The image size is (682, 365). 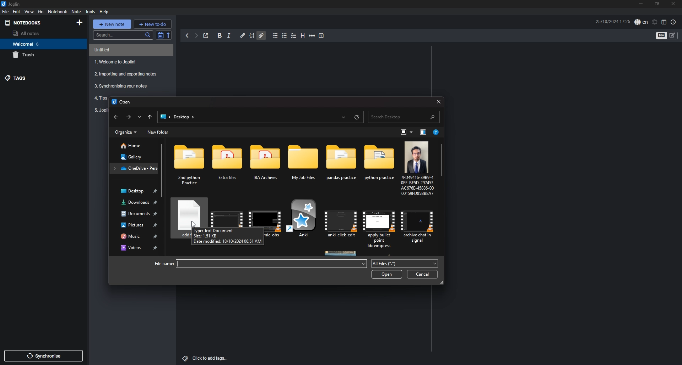 I want to click on desktop, so click(x=135, y=191).